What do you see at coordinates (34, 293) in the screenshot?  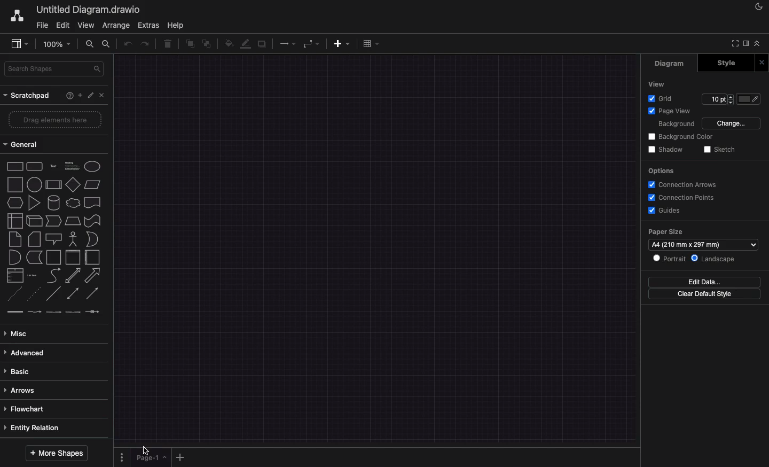 I see `dotted line` at bounding box center [34, 293].